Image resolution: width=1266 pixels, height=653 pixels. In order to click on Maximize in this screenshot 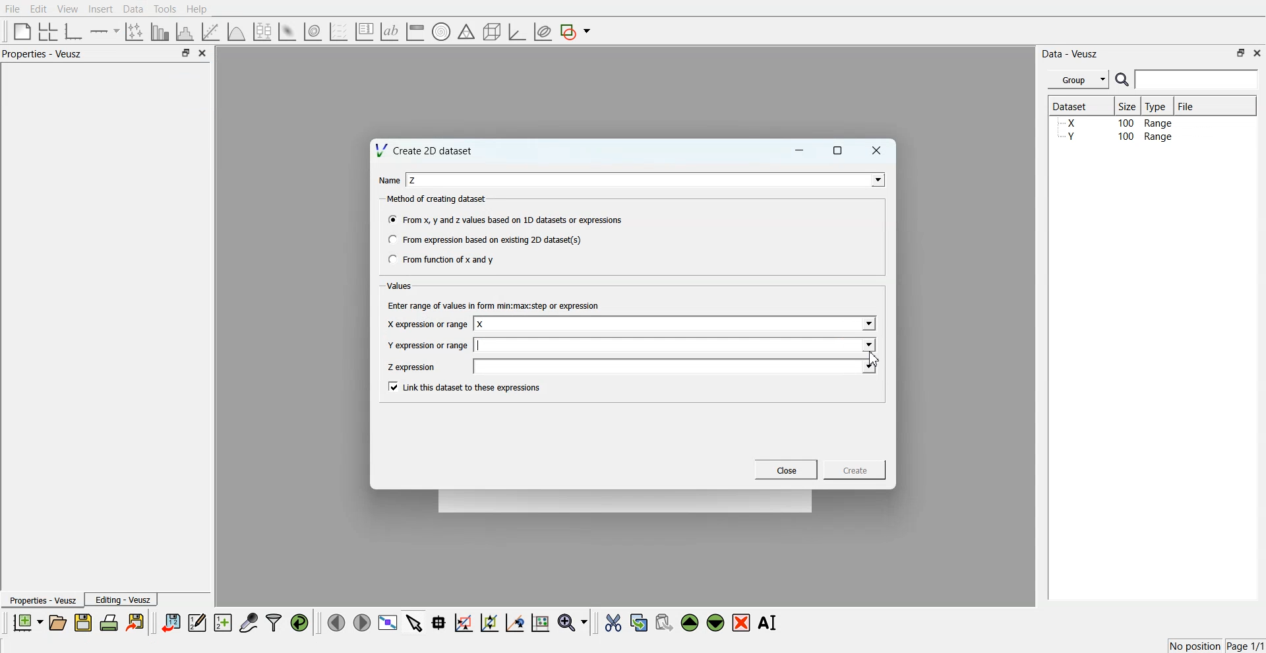, I will do `click(838, 150)`.